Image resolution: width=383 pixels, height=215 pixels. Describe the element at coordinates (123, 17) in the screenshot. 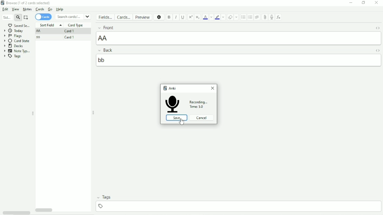

I see `Cards` at that location.